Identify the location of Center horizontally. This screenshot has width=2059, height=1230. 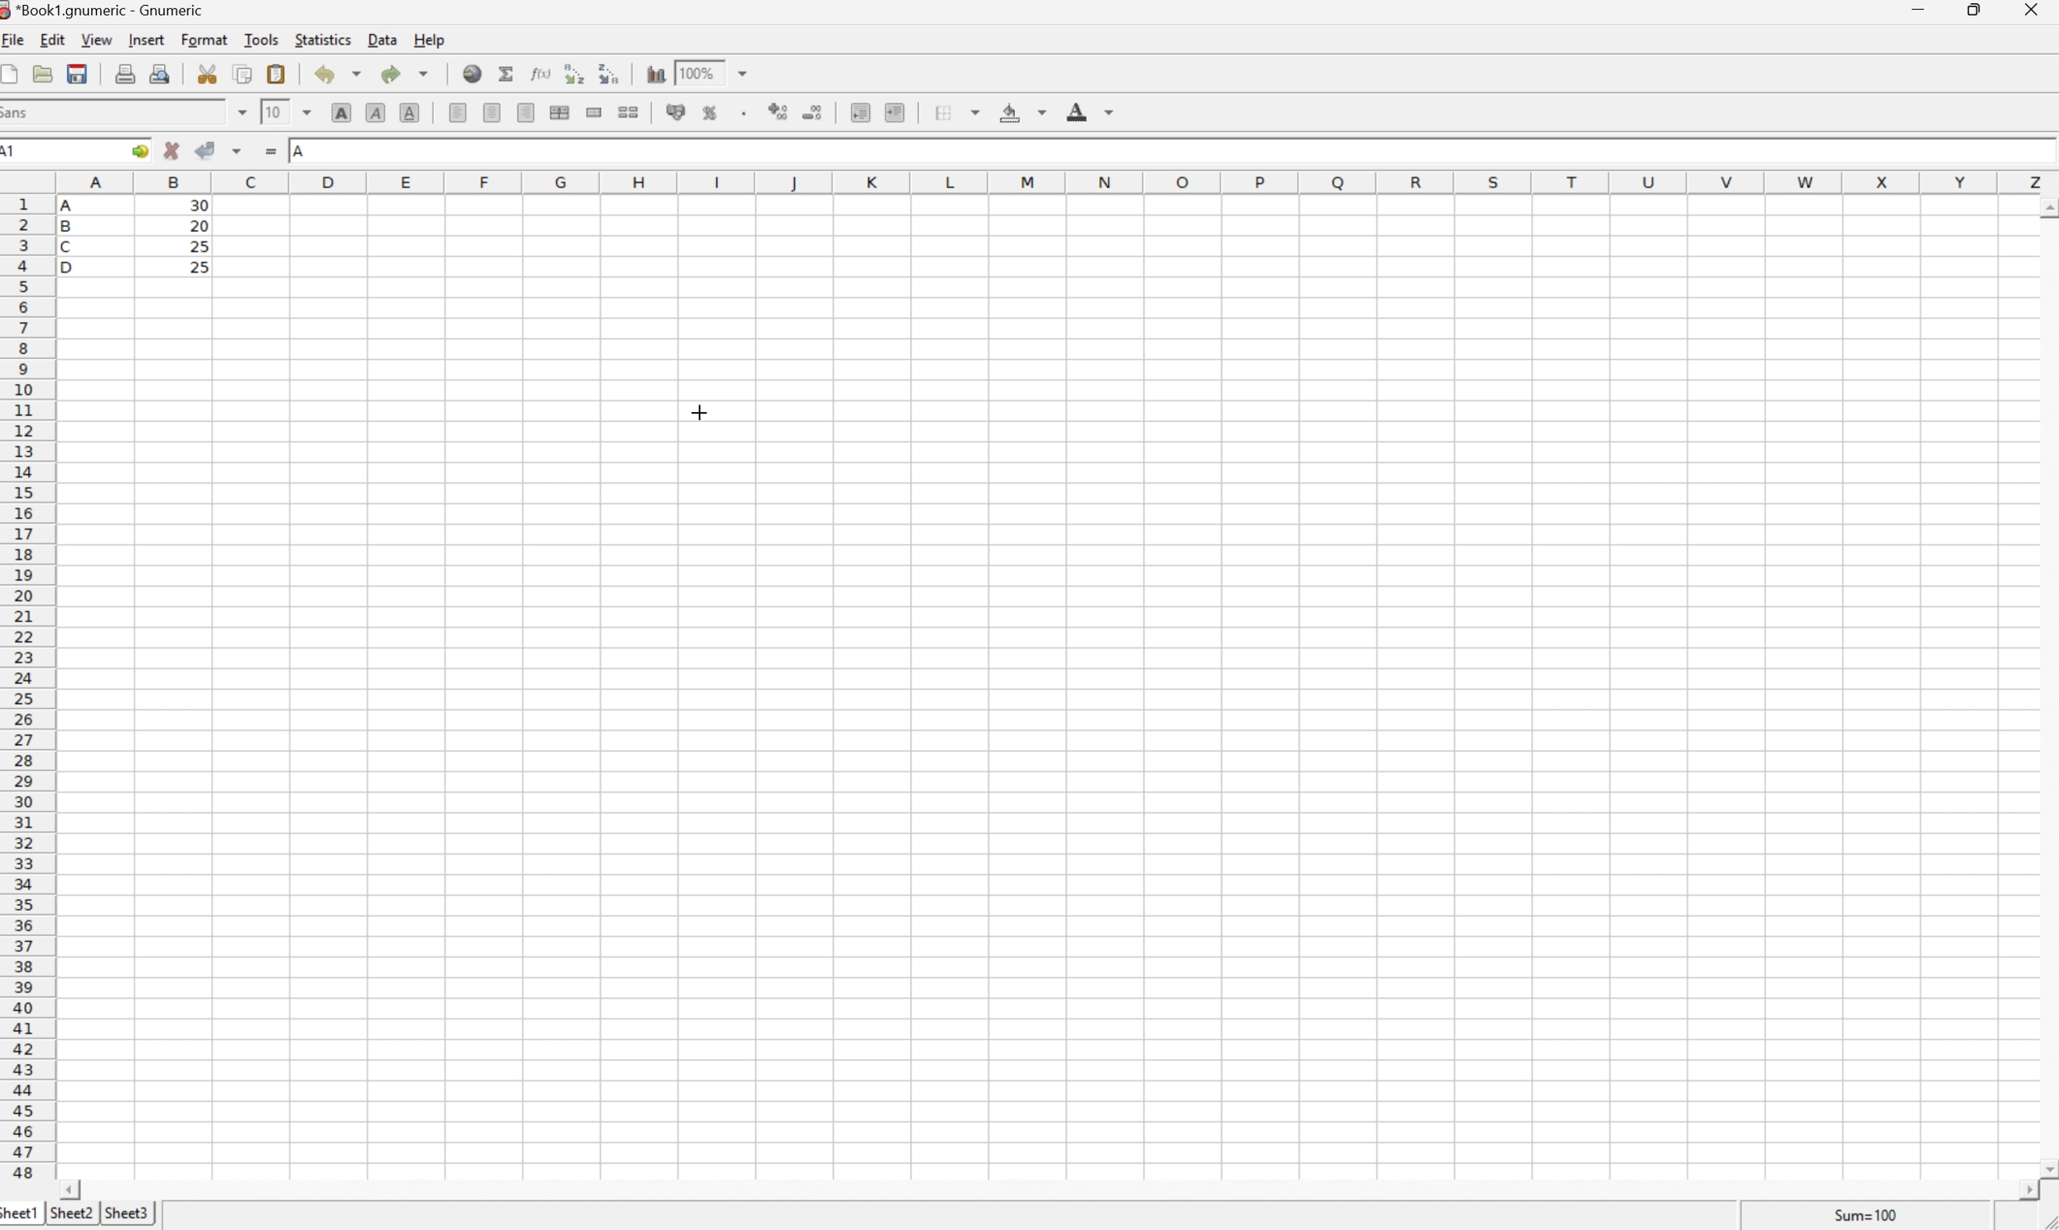
(494, 114).